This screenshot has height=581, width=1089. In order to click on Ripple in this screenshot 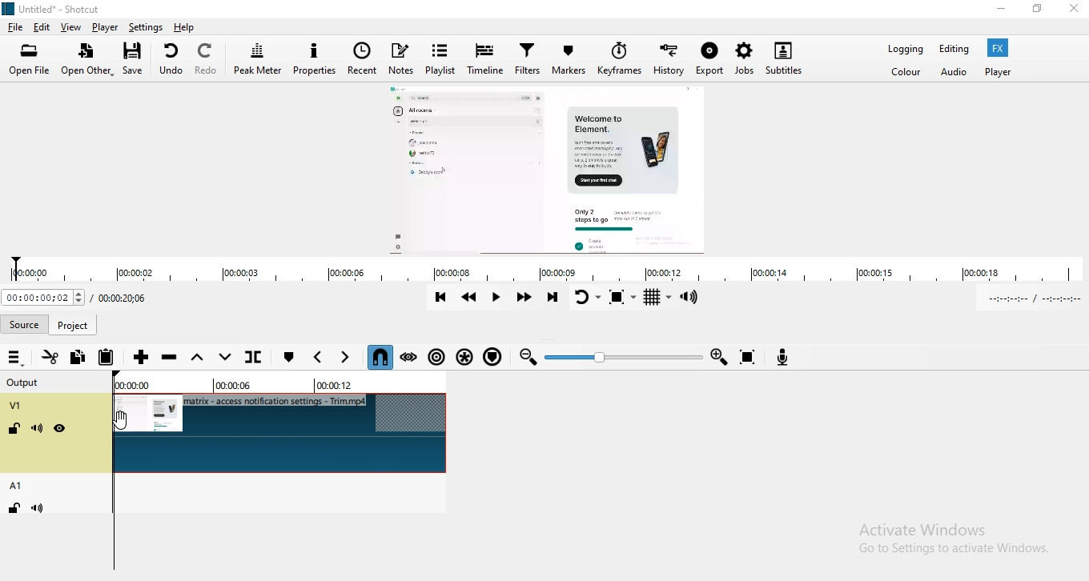, I will do `click(436, 355)`.